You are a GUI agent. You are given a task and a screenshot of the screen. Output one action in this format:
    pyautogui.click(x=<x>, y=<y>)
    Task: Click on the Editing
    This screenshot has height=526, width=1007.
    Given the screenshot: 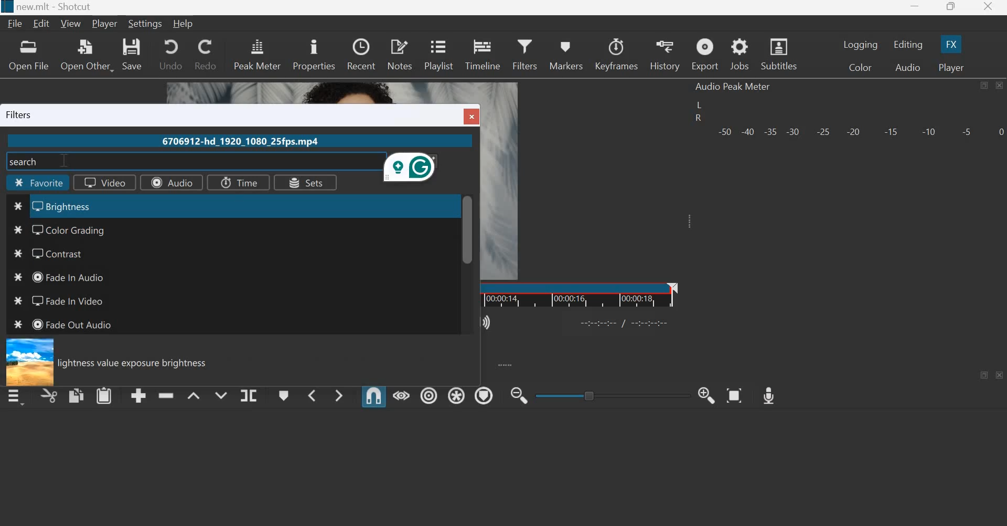 What is the action you would take?
    pyautogui.click(x=909, y=45)
    